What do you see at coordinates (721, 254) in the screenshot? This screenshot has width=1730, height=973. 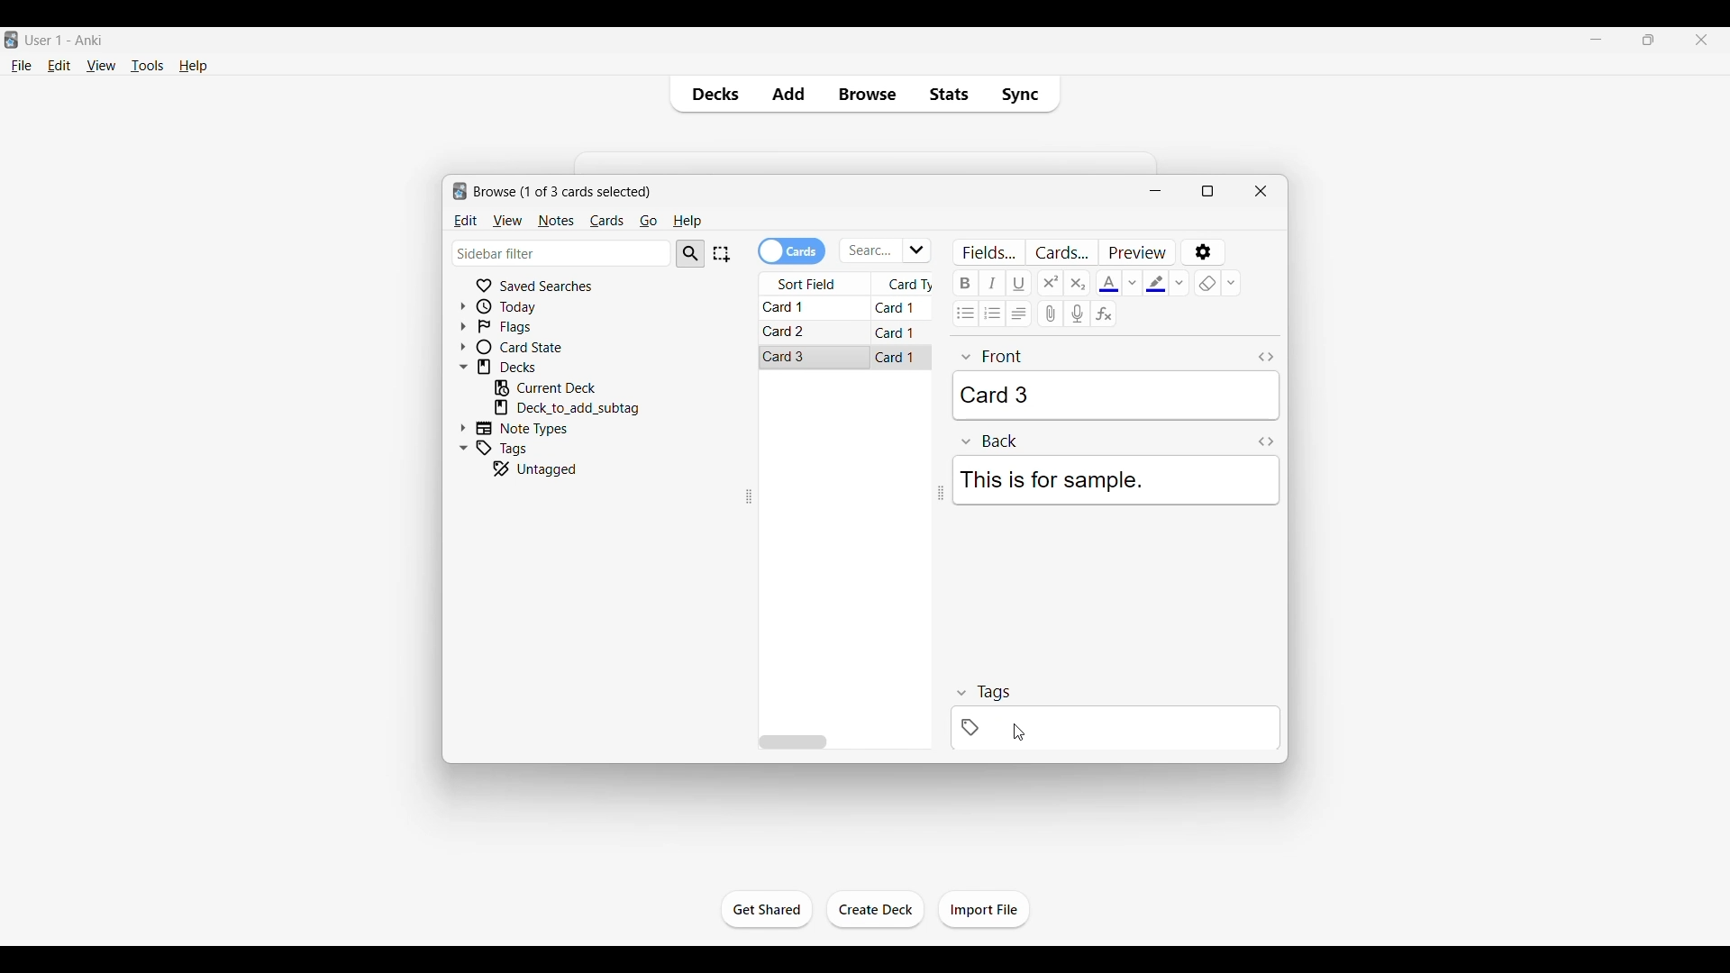 I see `Select` at bounding box center [721, 254].